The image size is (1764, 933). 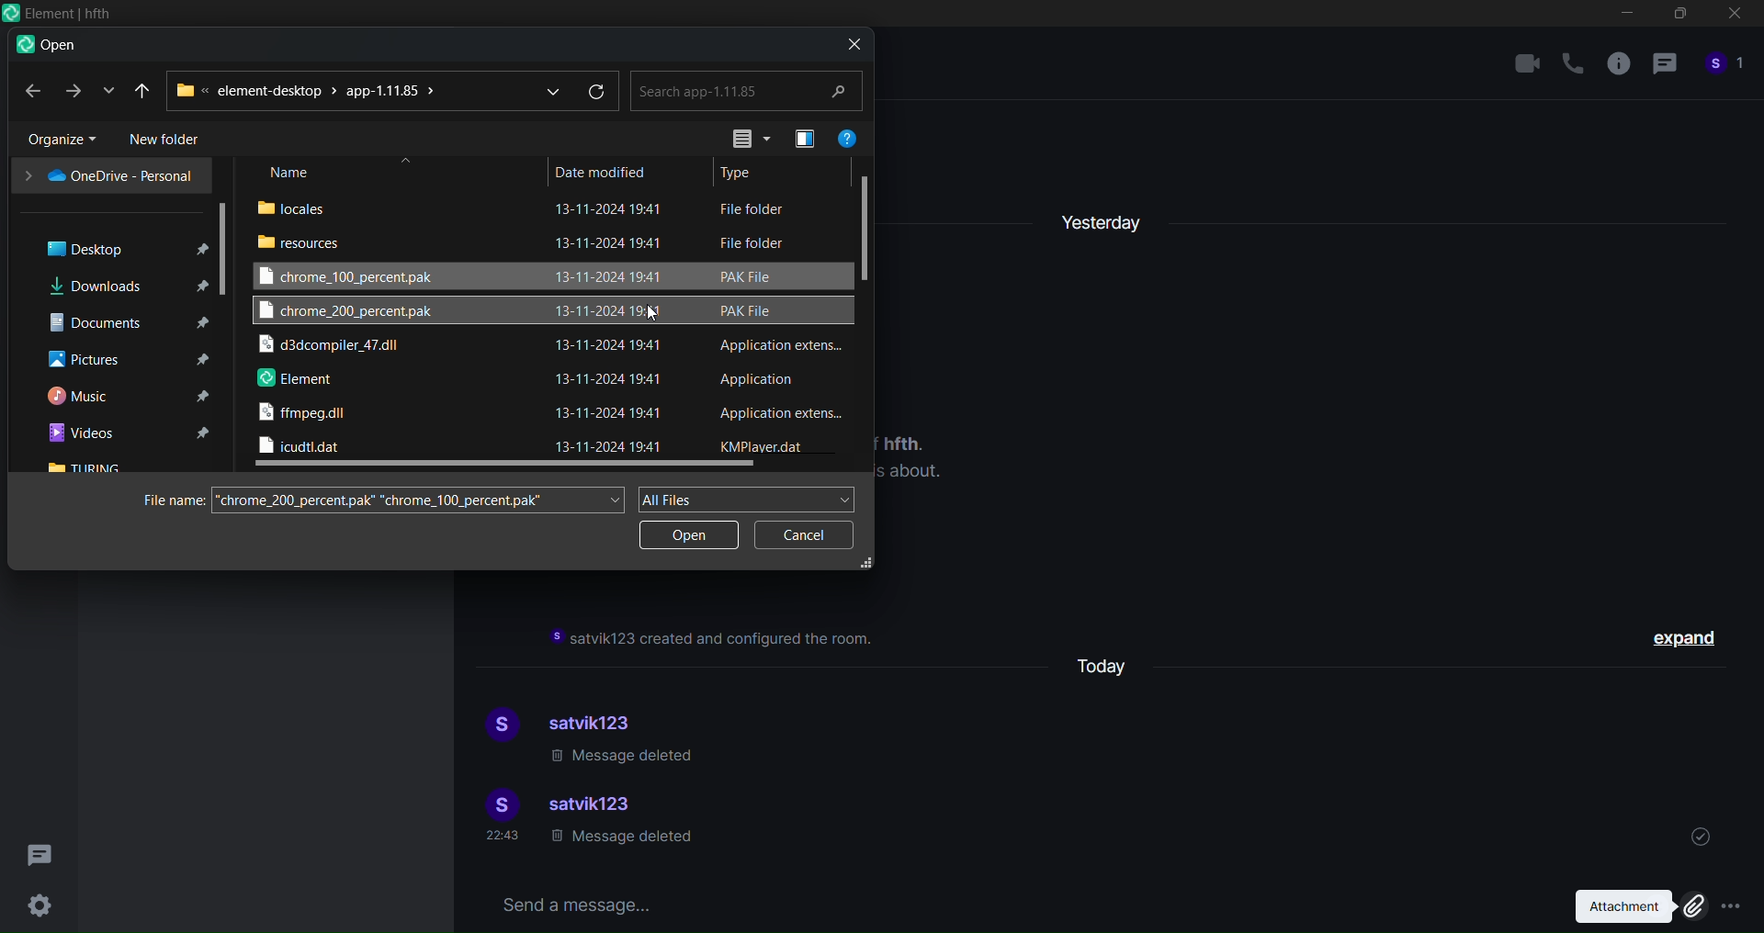 I want to click on resouces, so click(x=303, y=242).